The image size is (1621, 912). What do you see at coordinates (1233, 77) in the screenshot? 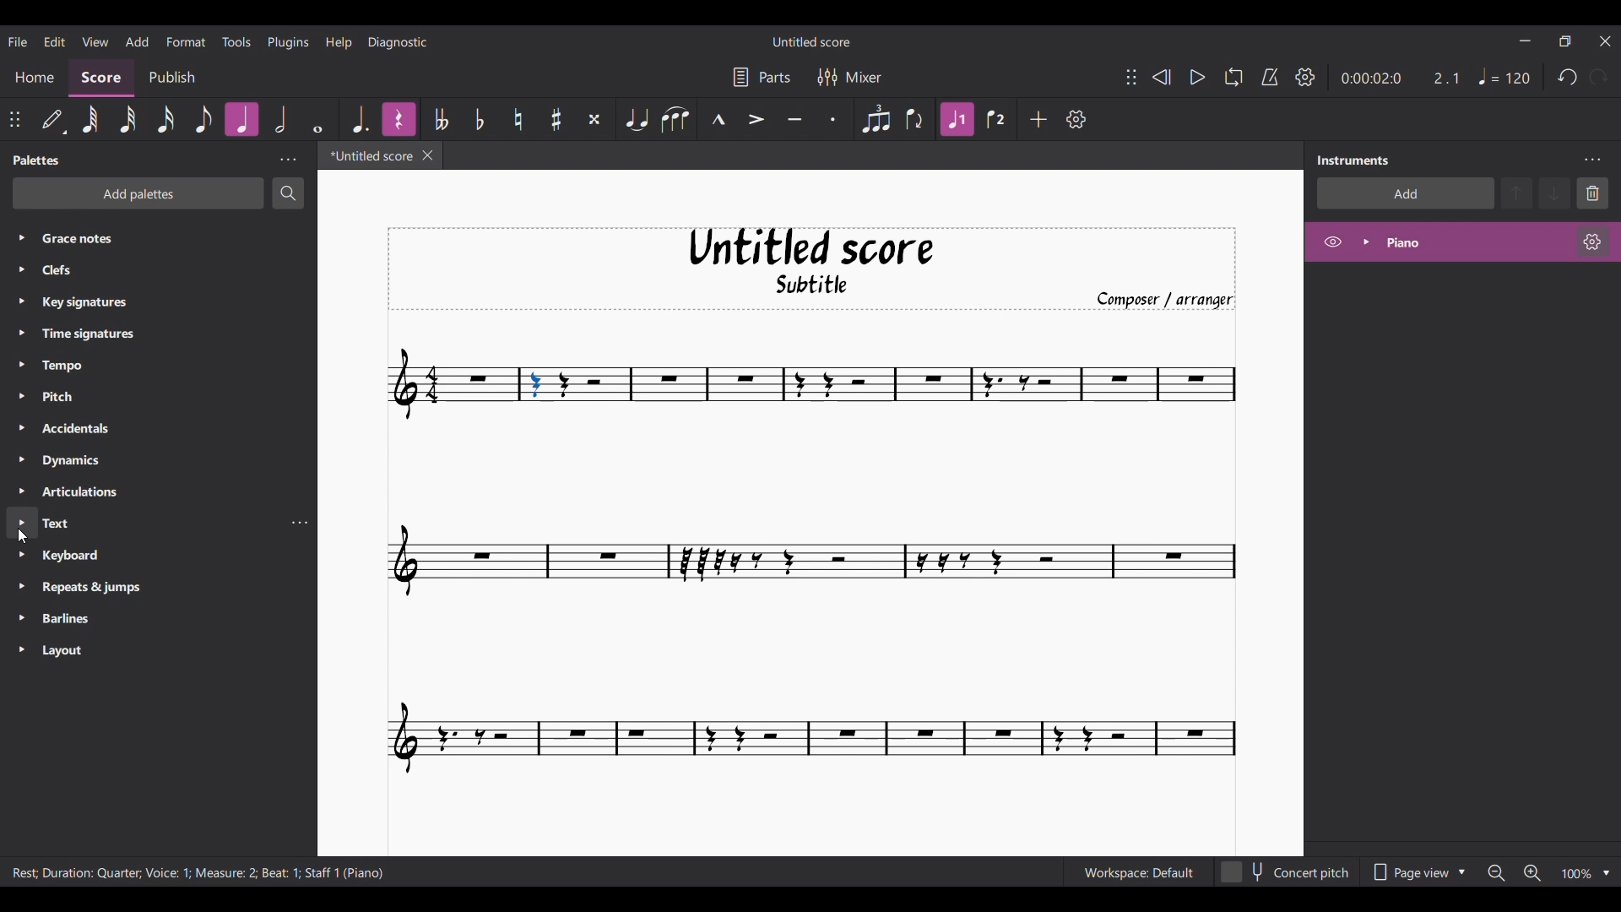
I see `Loop playback` at bounding box center [1233, 77].